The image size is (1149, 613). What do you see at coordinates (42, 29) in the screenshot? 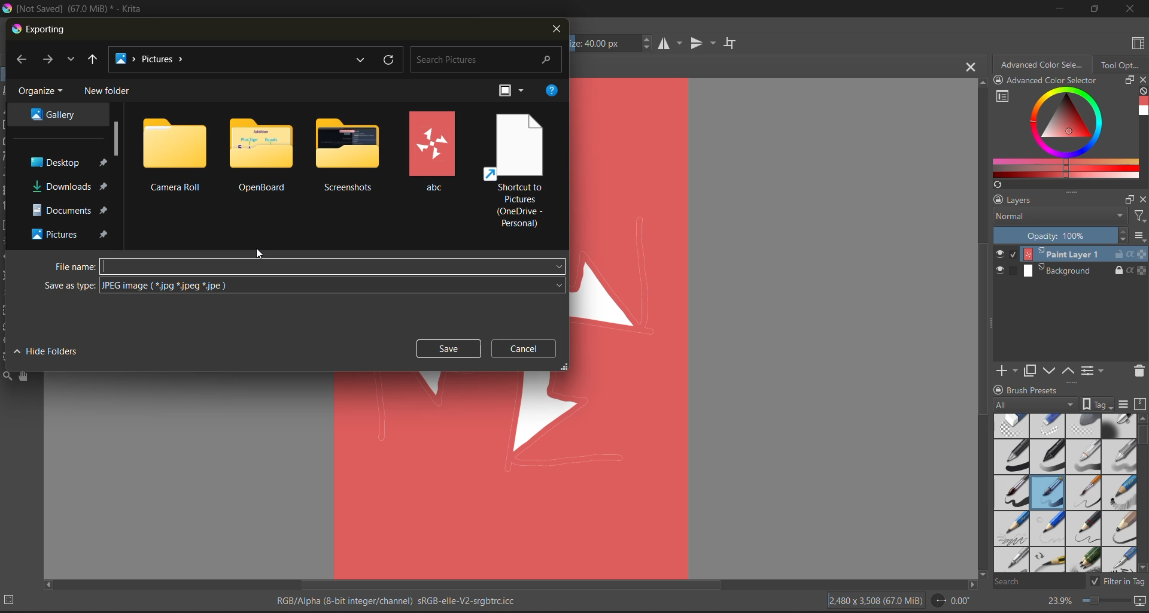
I see `exporting` at bounding box center [42, 29].